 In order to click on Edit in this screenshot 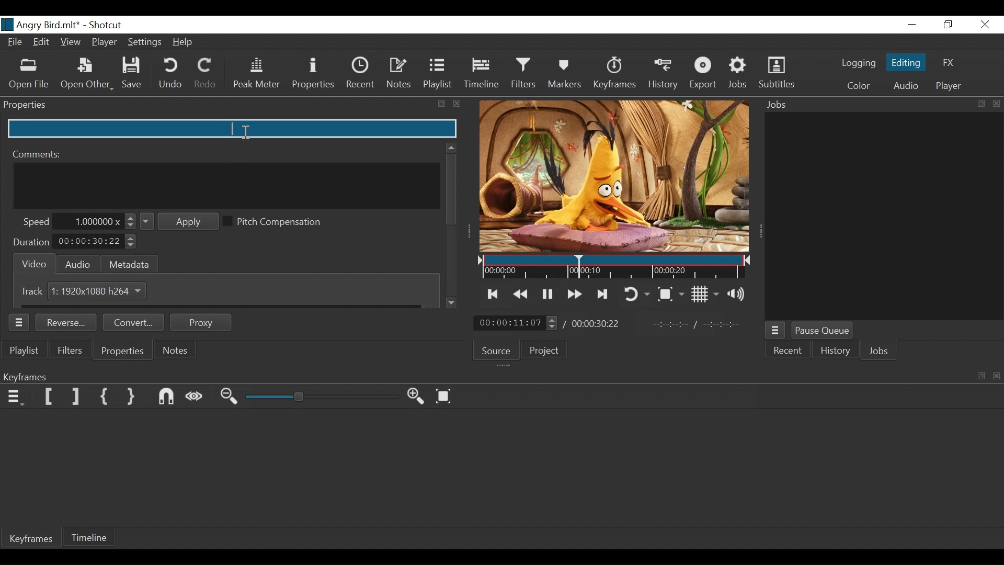, I will do `click(42, 43)`.